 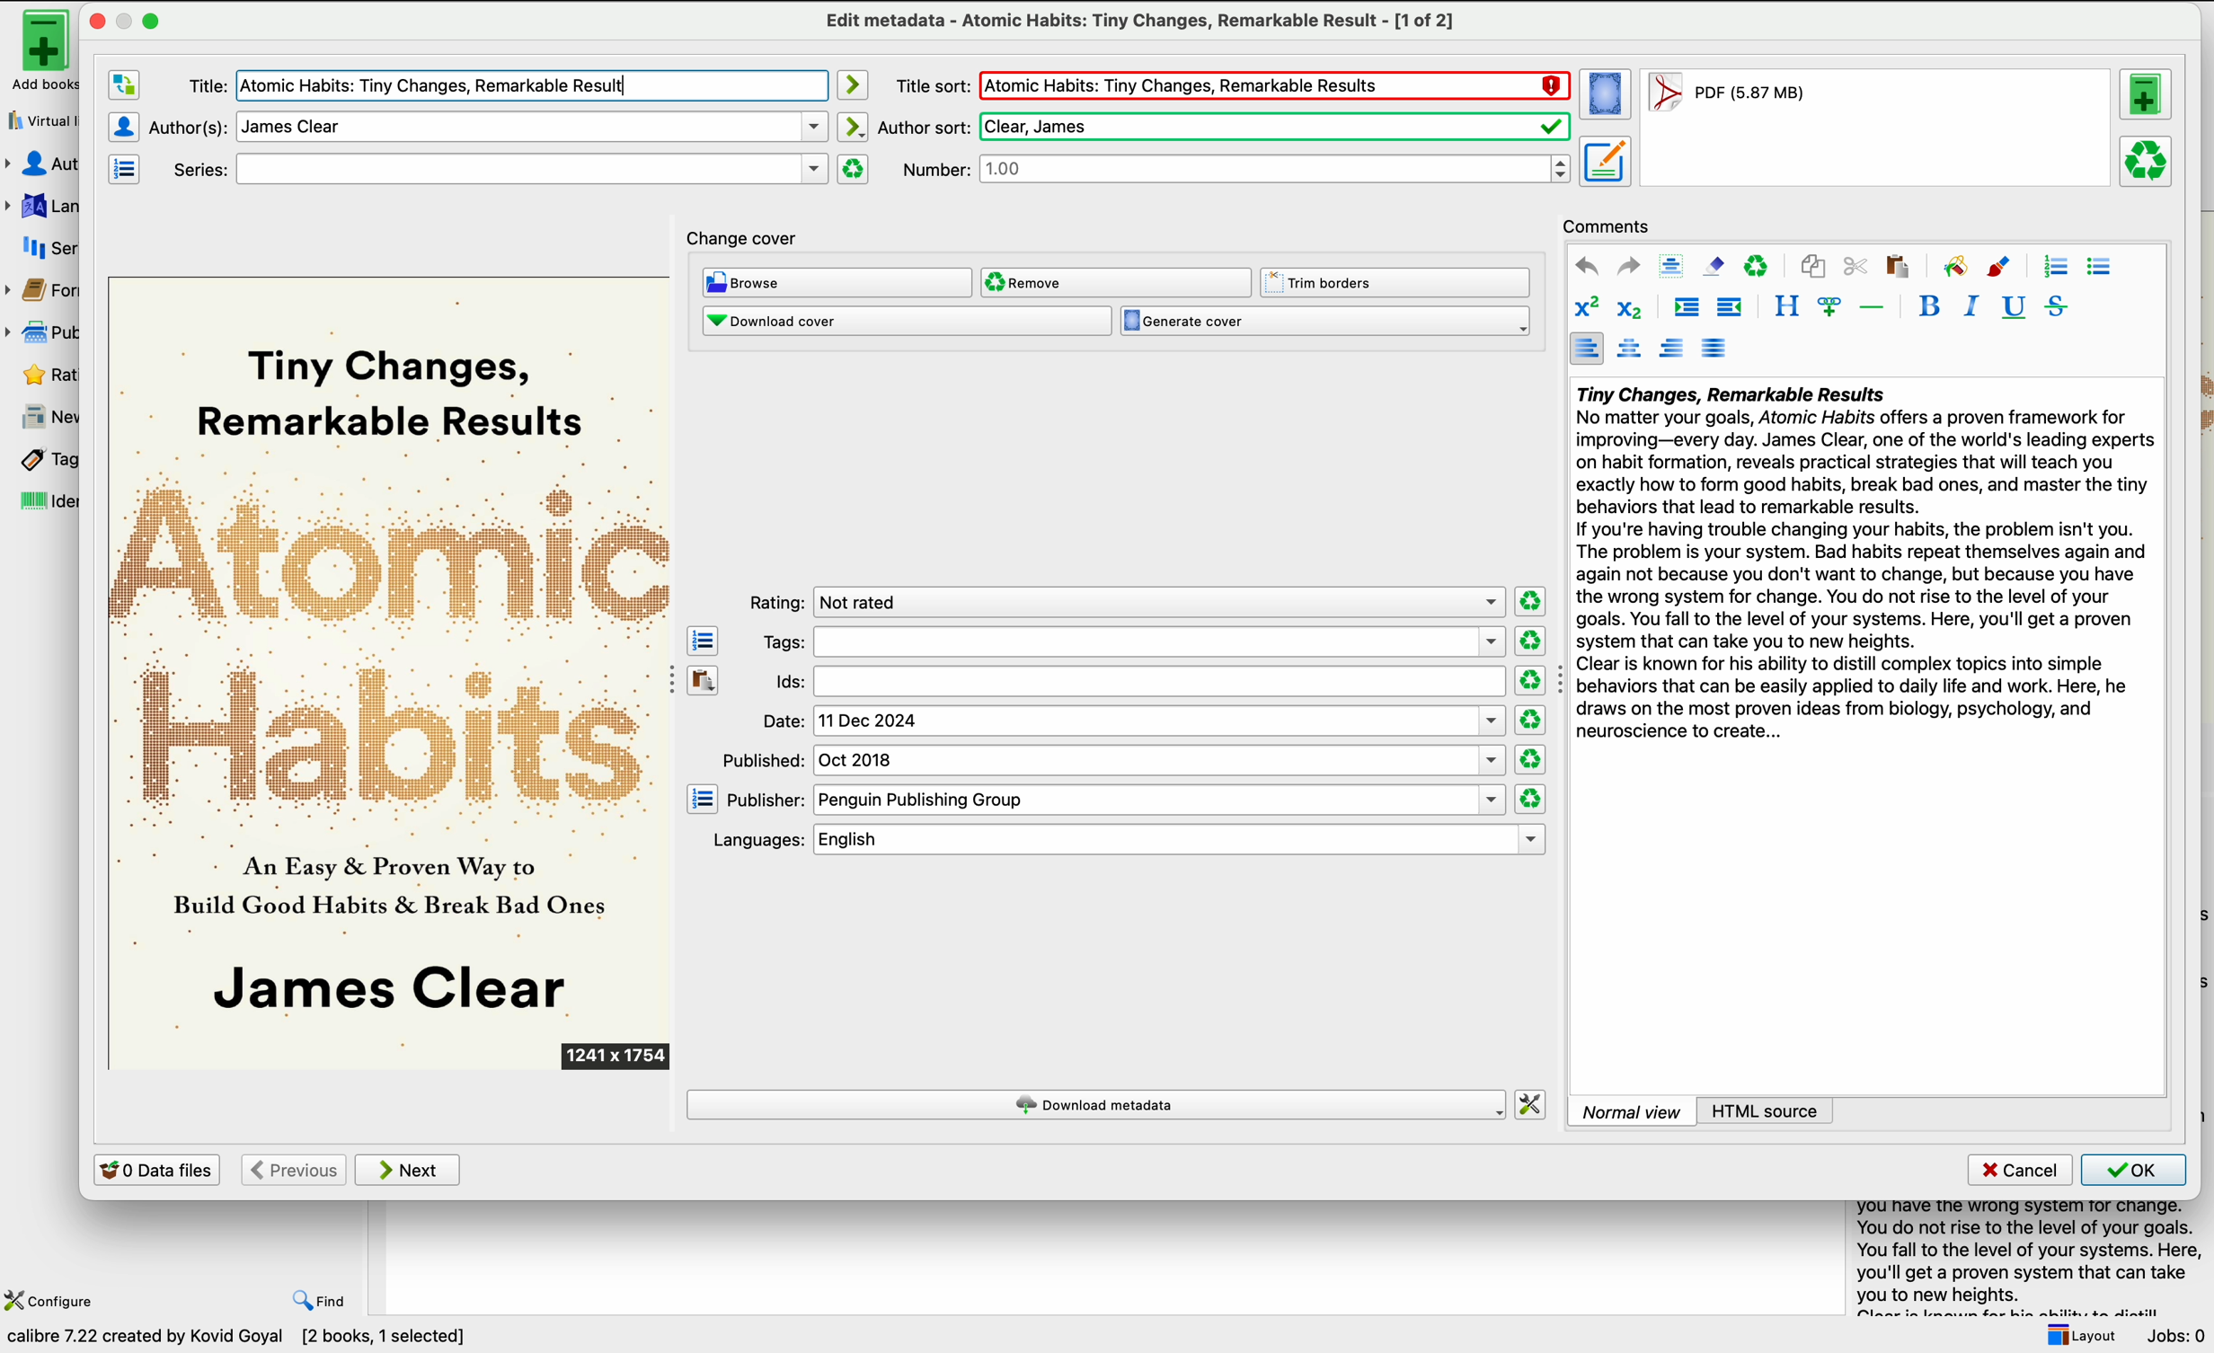 What do you see at coordinates (1136, 683) in the screenshot?
I see `Ids` at bounding box center [1136, 683].